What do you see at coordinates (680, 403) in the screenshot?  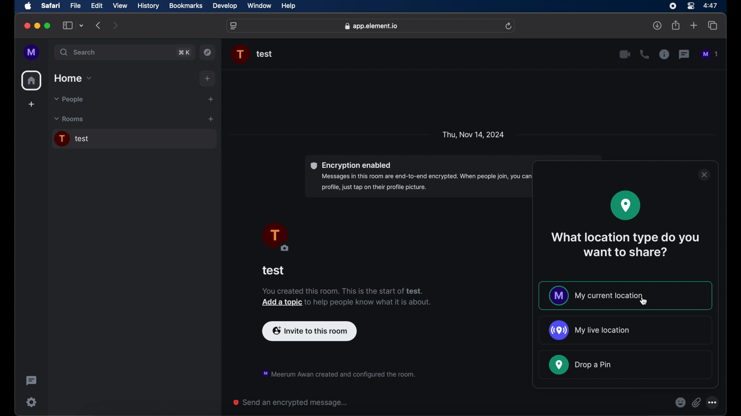 I see `Emojis` at bounding box center [680, 403].